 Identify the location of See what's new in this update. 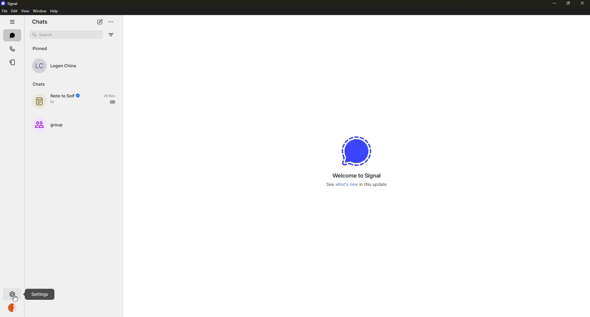
(356, 186).